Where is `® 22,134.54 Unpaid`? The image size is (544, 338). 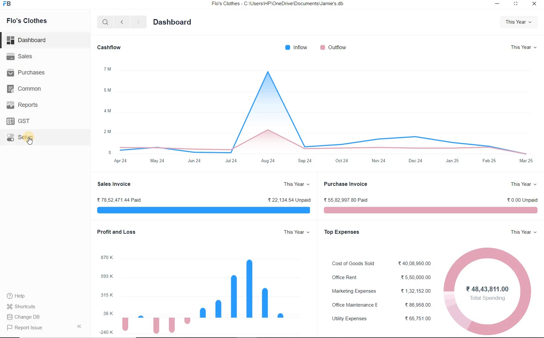 ® 22,134.54 Unpaid is located at coordinates (289, 200).